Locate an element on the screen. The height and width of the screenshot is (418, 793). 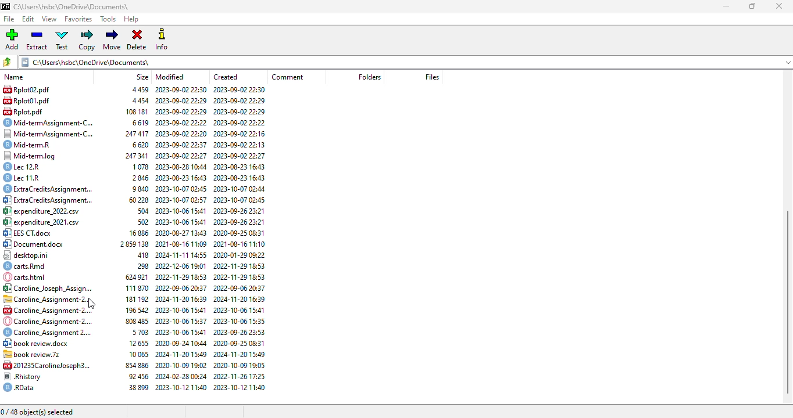
247417 is located at coordinates (138, 133).